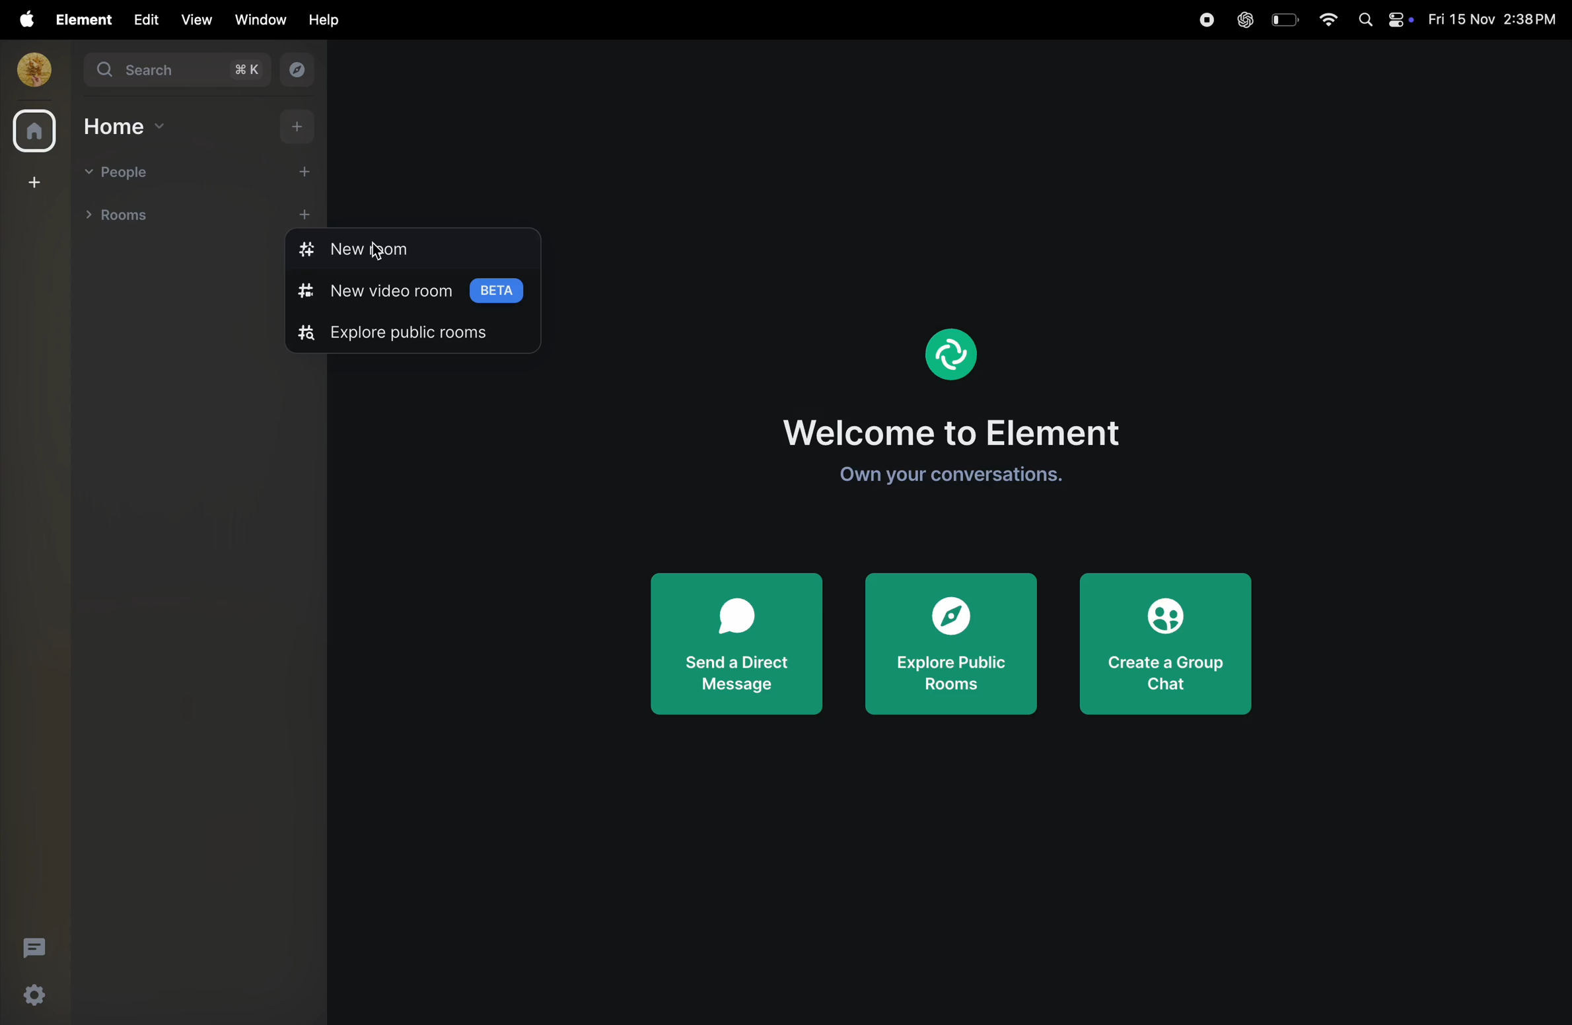 The image size is (1572, 1025). I want to click on wifi, so click(1324, 18).